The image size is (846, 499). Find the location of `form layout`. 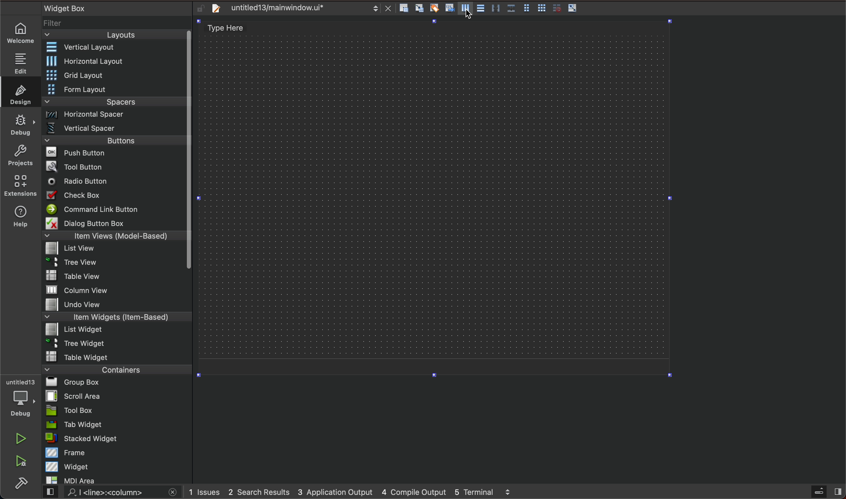

form layout is located at coordinates (527, 7).